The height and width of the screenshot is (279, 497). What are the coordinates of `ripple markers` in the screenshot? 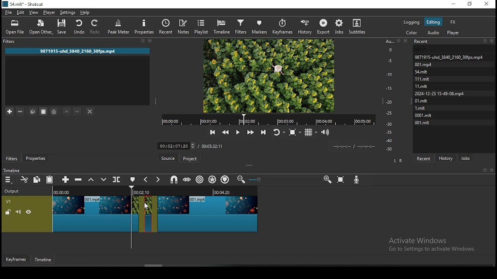 It's located at (225, 179).